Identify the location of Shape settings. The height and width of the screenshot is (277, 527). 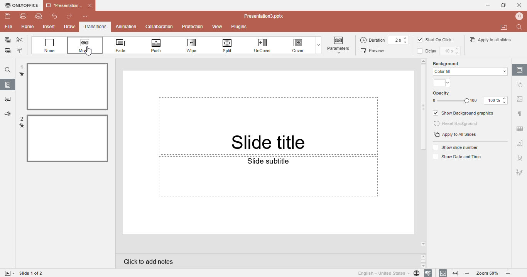
(520, 84).